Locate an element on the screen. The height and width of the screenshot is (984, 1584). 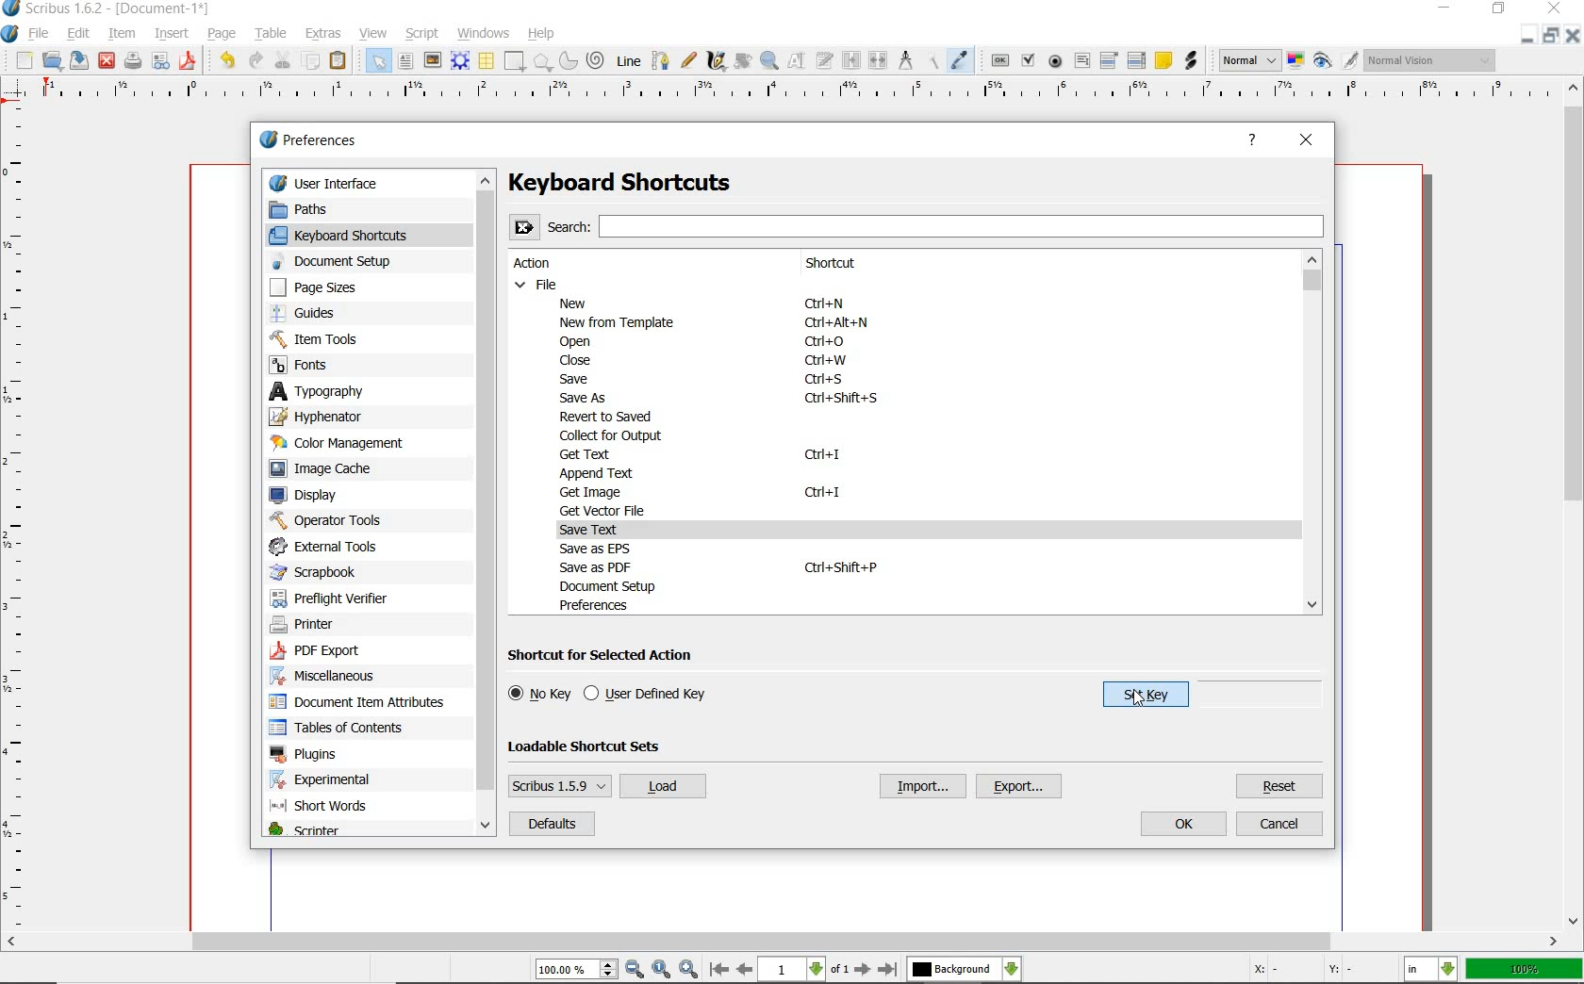
scrollbar is located at coordinates (488, 504).